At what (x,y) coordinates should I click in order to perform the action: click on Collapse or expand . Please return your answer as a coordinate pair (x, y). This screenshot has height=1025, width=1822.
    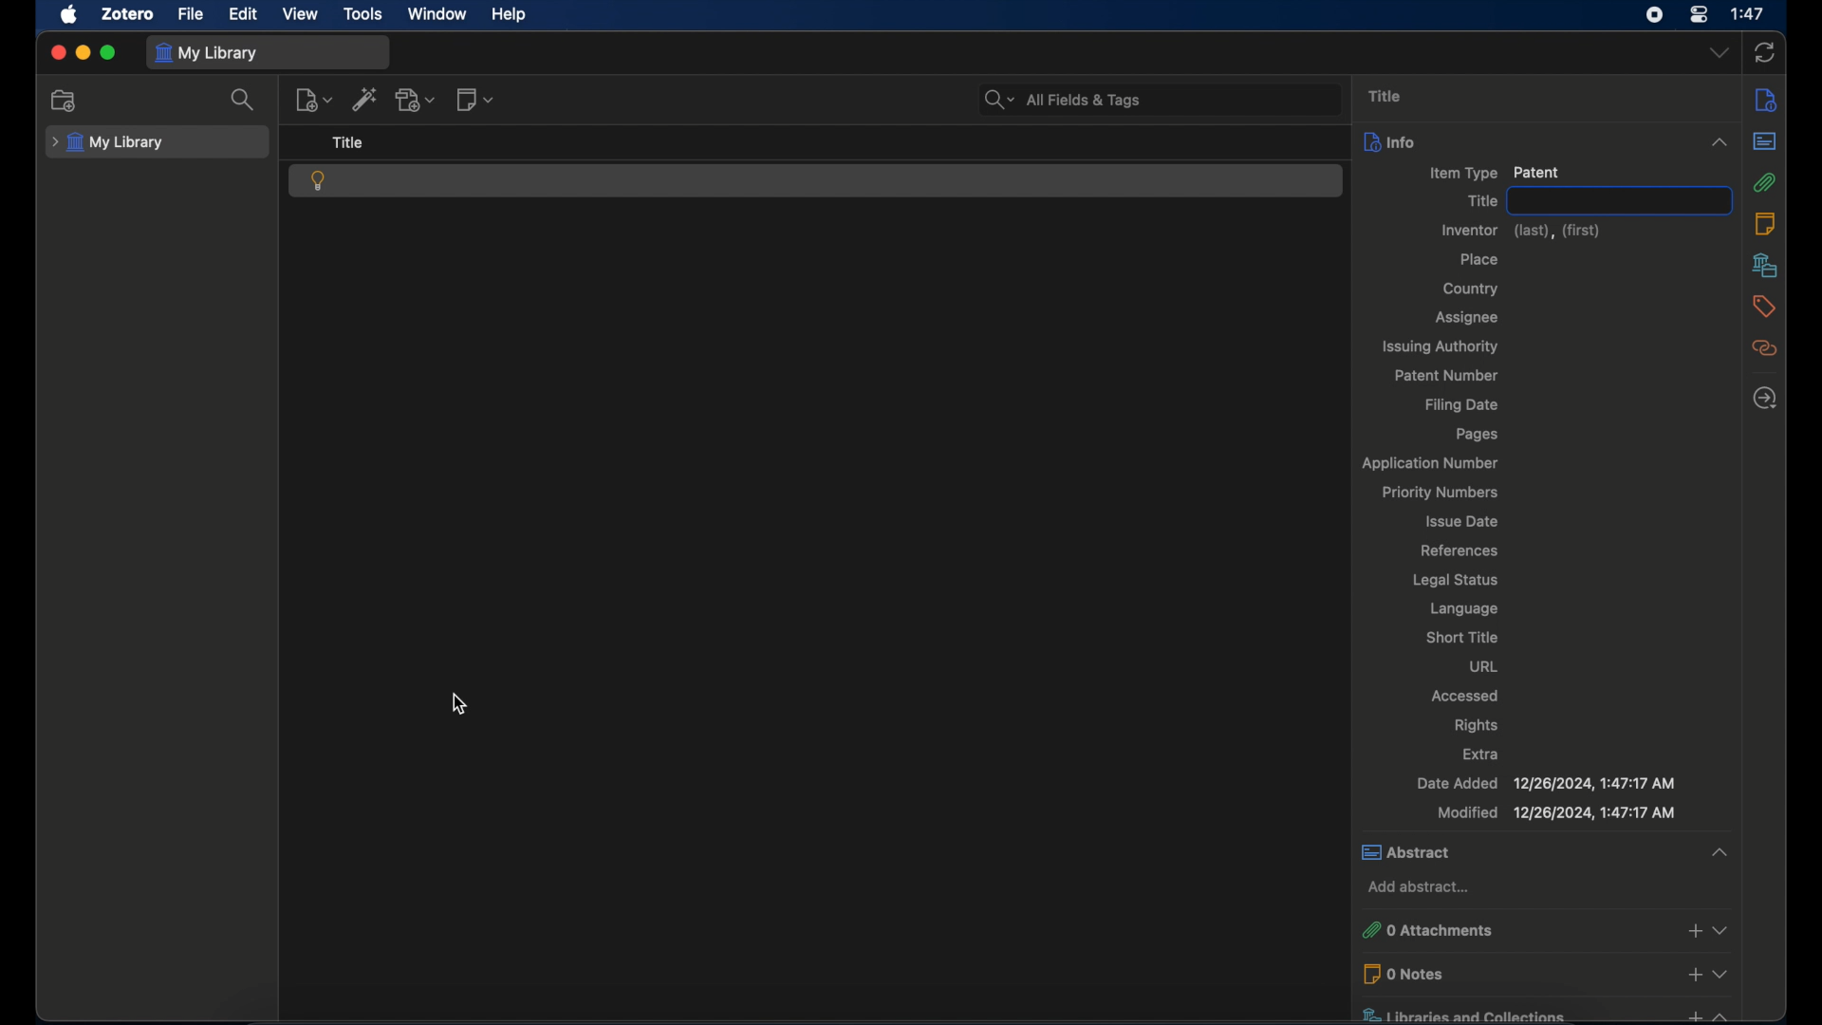
    Looking at the image, I should click on (1725, 1013).